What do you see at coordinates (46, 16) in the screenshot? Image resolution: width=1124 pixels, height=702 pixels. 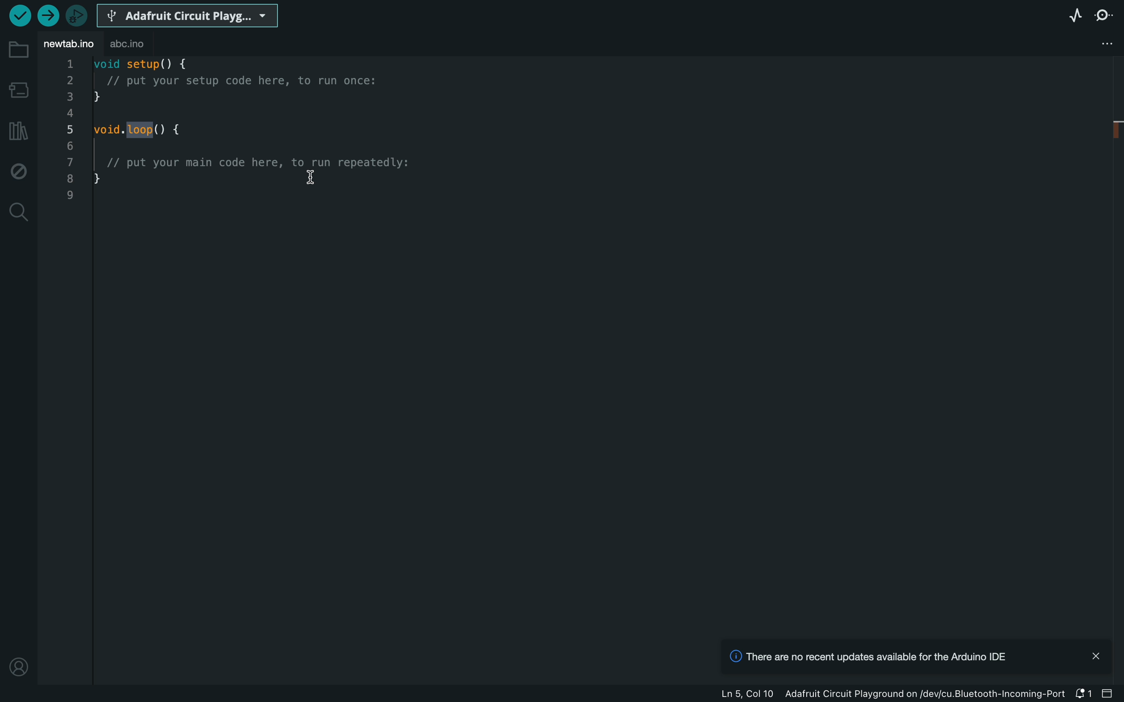 I see `upload` at bounding box center [46, 16].